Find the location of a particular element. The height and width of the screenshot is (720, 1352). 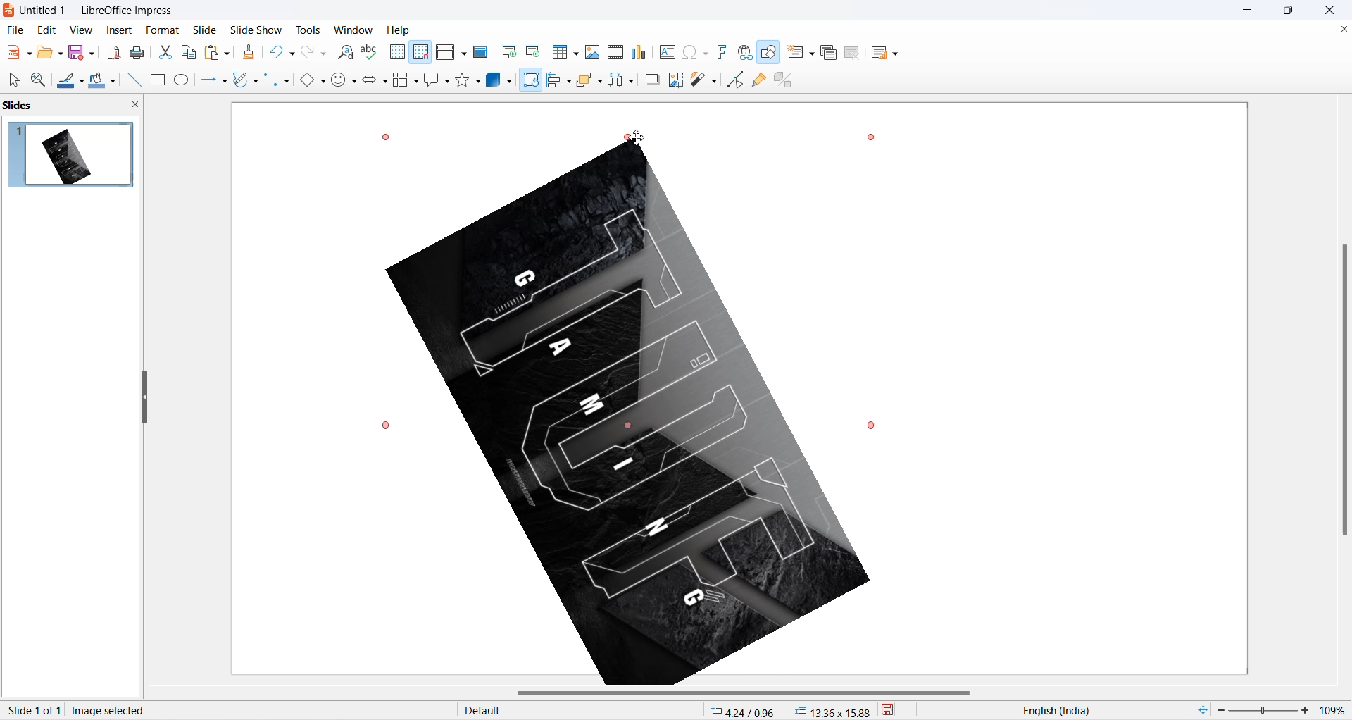

star options is located at coordinates (480, 81).